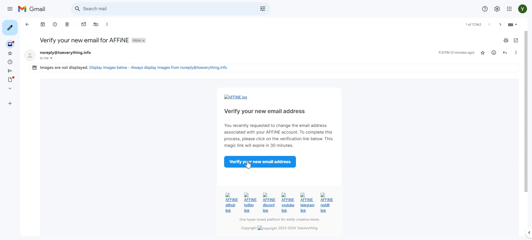  Describe the element at coordinates (484, 9) in the screenshot. I see `Support` at that location.